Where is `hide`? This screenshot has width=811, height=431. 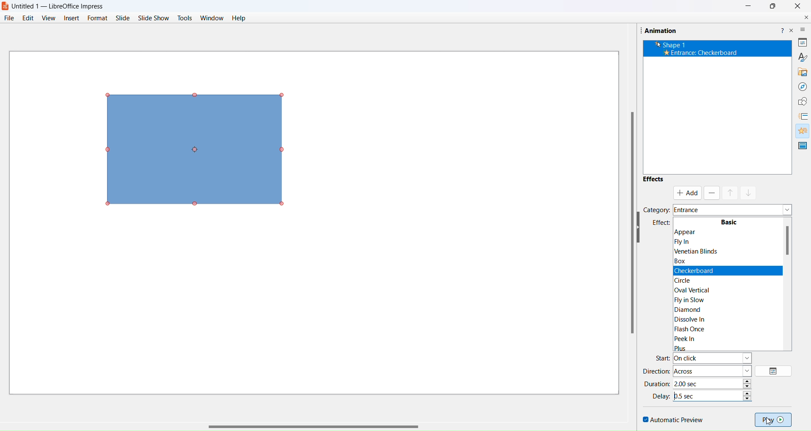
hide is located at coordinates (640, 229).